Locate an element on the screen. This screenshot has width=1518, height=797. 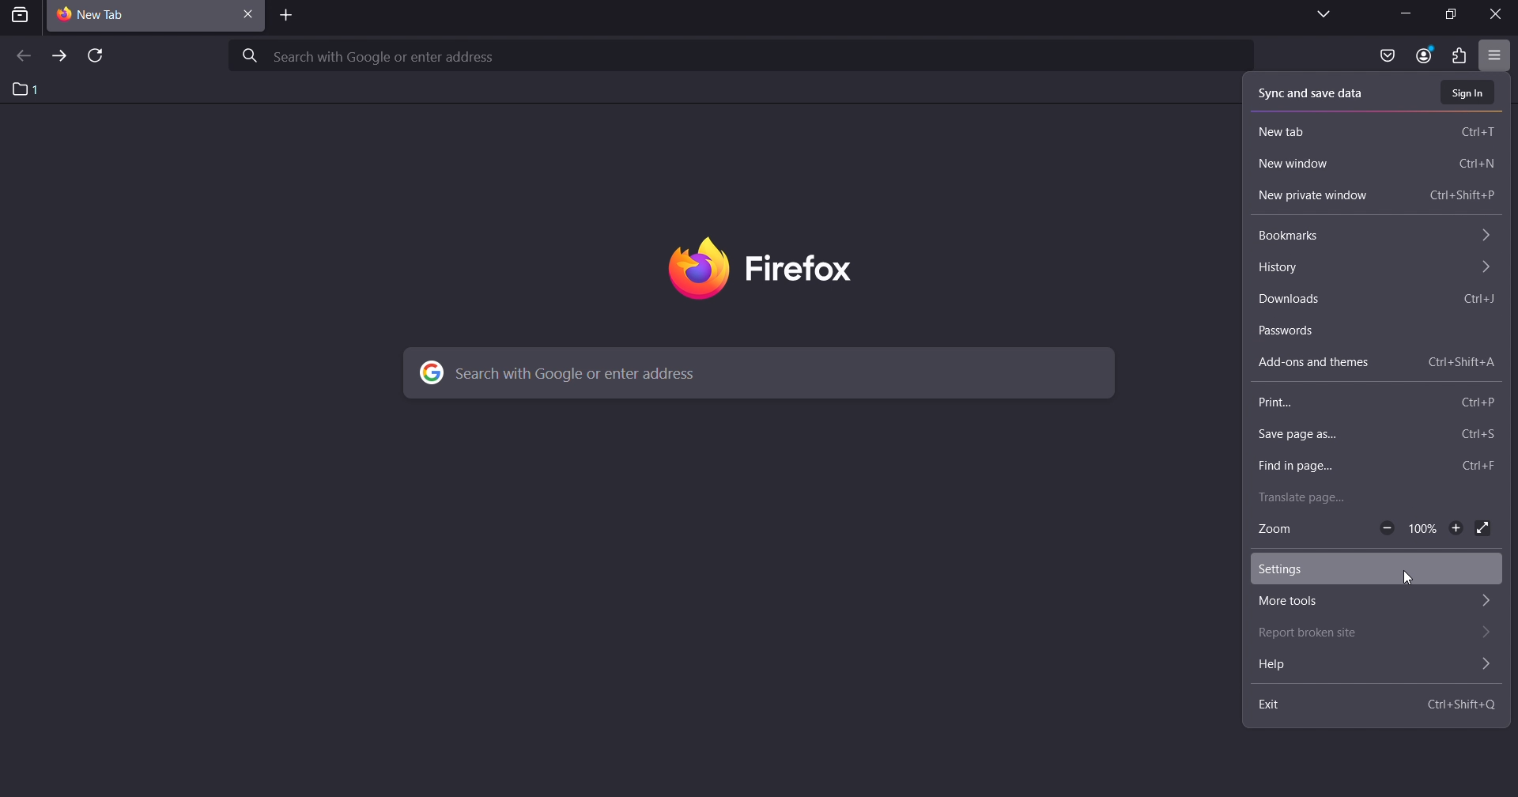
exit is located at coordinates (1377, 704).